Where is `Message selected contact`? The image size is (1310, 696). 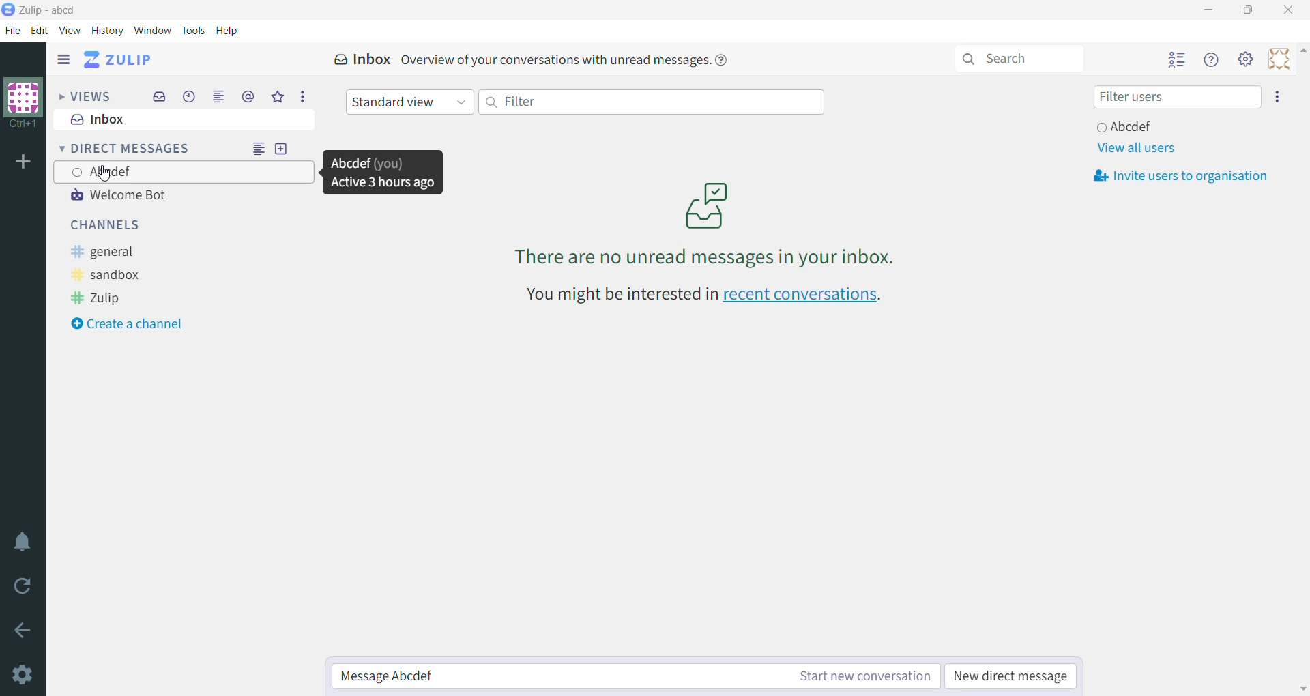 Message selected contact is located at coordinates (554, 677).